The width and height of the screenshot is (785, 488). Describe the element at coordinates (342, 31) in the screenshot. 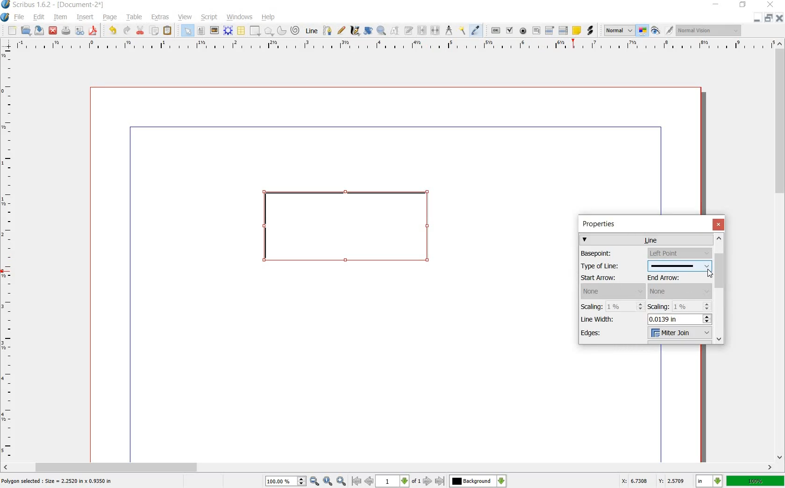

I see `FREEHAND LINE` at that location.